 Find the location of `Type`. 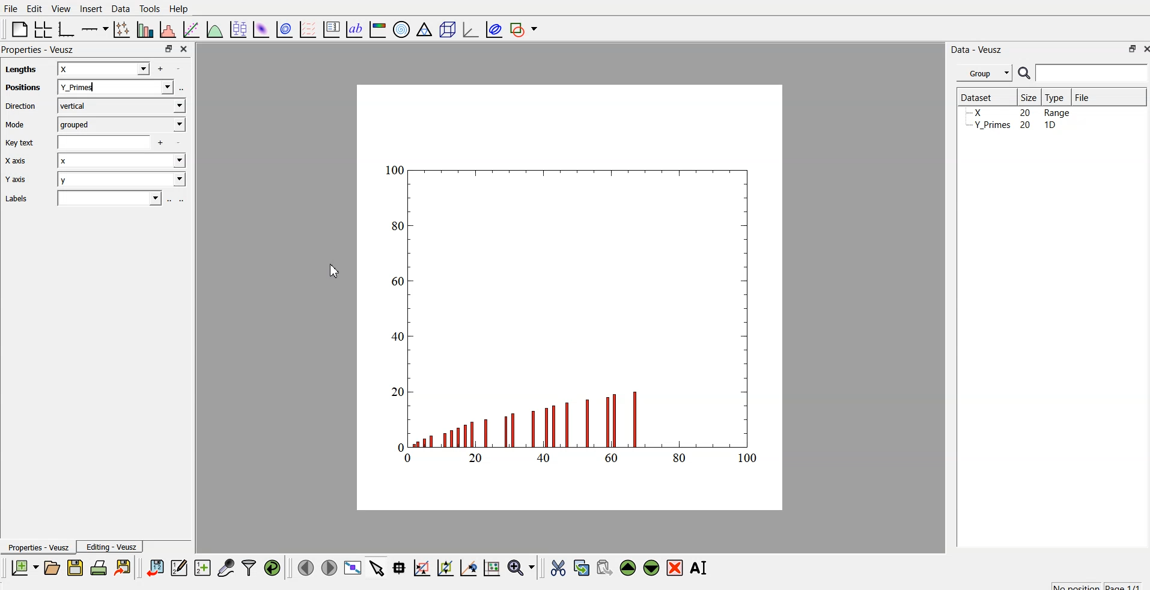

Type is located at coordinates (1057, 97).